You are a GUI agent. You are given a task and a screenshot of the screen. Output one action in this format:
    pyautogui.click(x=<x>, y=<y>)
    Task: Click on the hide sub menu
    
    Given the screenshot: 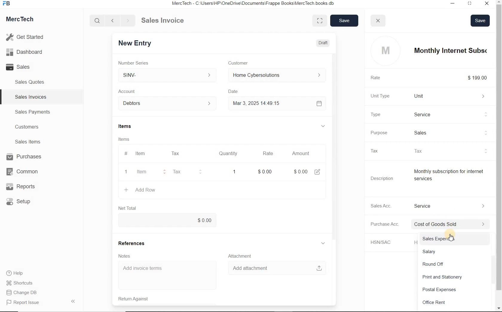 What is the action you would take?
    pyautogui.click(x=327, y=243)
    